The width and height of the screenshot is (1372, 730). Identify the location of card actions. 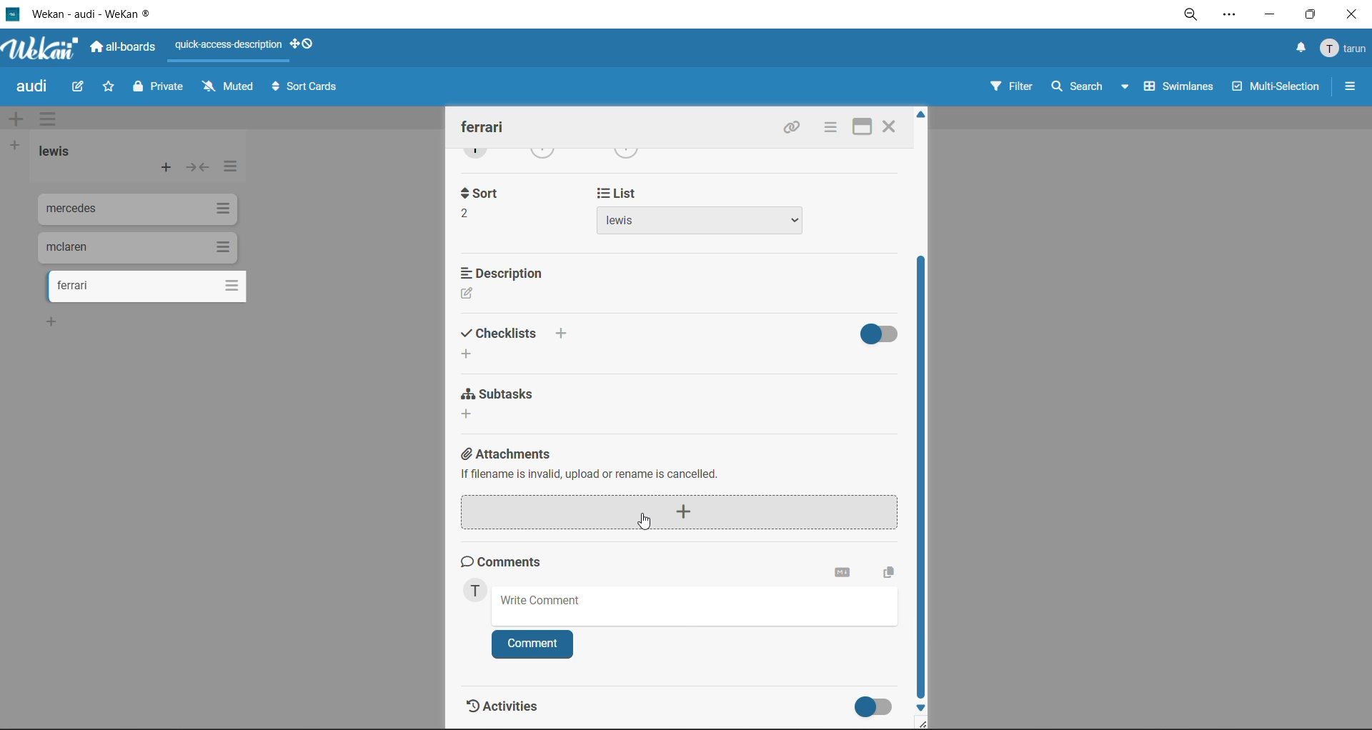
(828, 129).